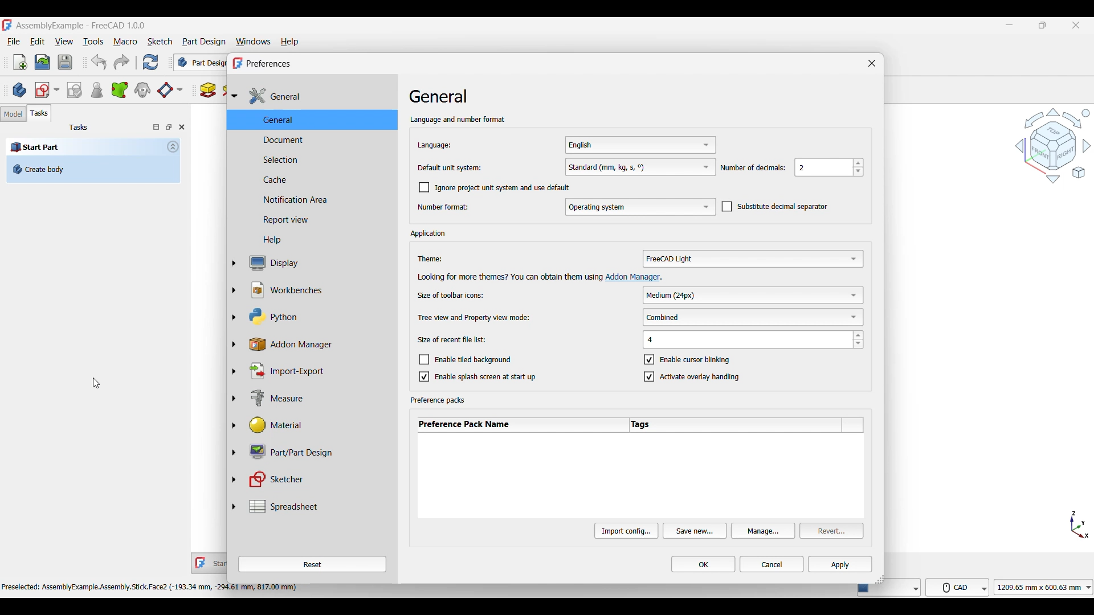 This screenshot has height=615, width=1094. Describe the element at coordinates (79, 128) in the screenshot. I see `Tasks` at that location.